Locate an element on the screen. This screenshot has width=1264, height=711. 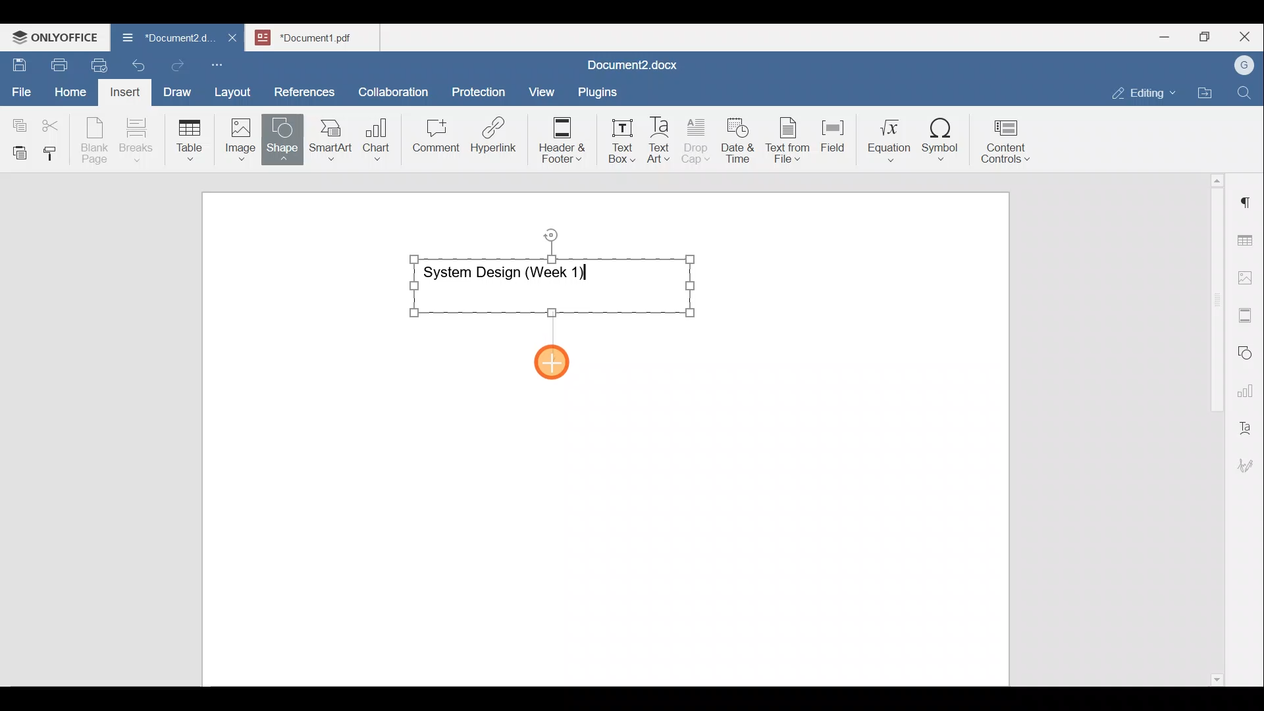
Field is located at coordinates (833, 134).